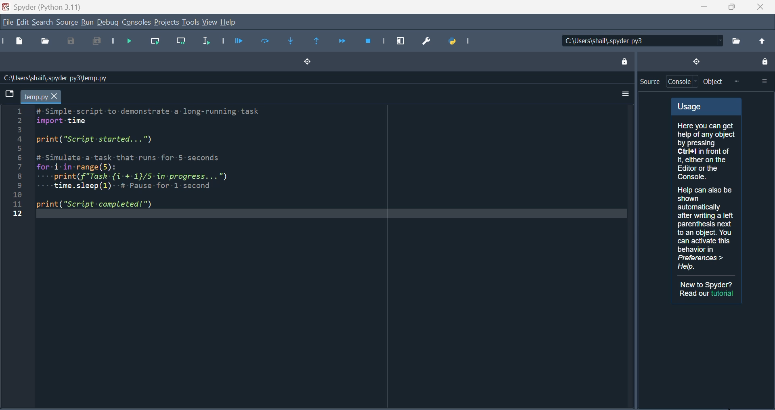  I want to click on line number, so click(17, 162).